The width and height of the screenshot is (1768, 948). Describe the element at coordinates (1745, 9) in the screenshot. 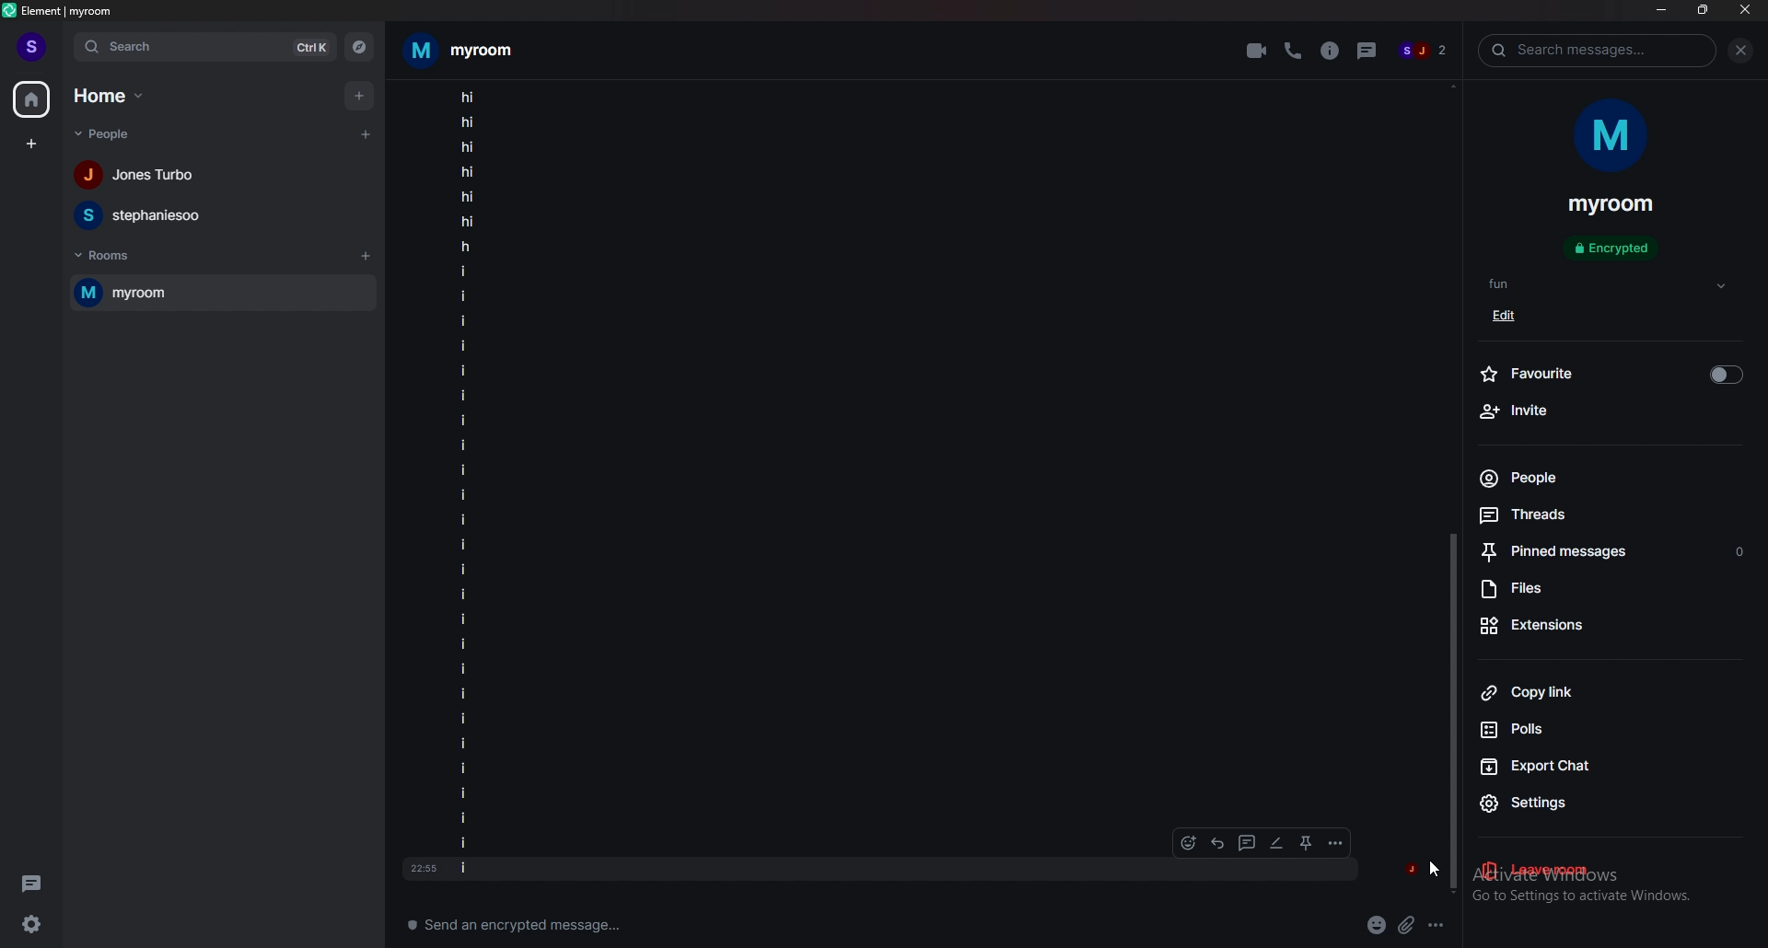

I see `close` at that location.